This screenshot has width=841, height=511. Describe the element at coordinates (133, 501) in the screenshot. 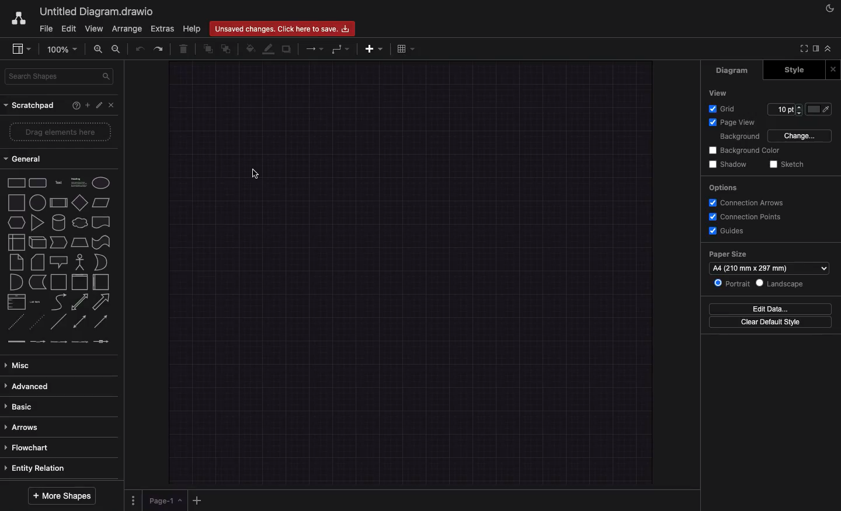

I see `Options` at that location.